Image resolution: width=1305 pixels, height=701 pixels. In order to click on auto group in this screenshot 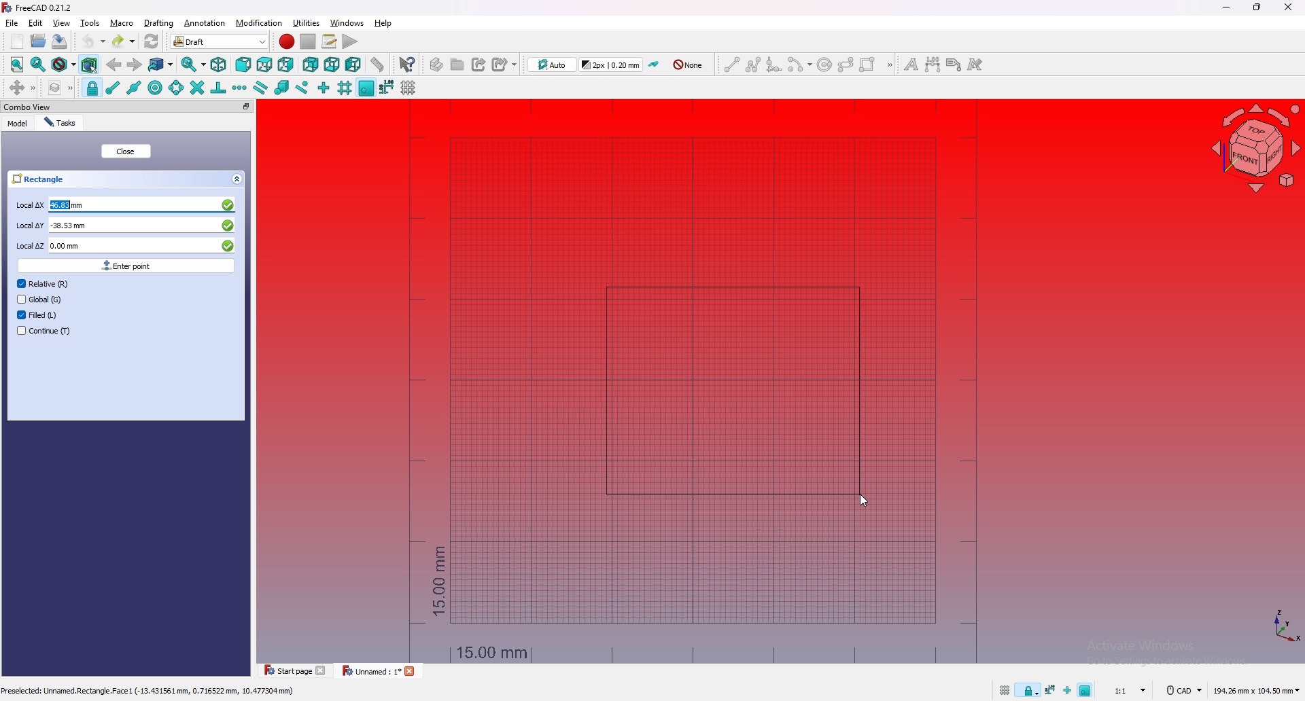, I will do `click(689, 65)`.